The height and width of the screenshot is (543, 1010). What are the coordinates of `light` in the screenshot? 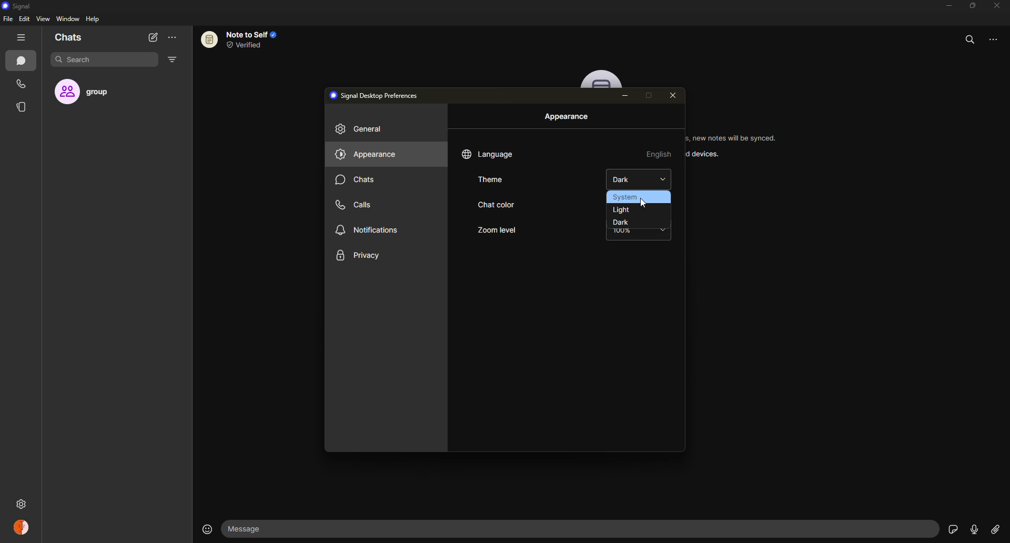 It's located at (622, 210).